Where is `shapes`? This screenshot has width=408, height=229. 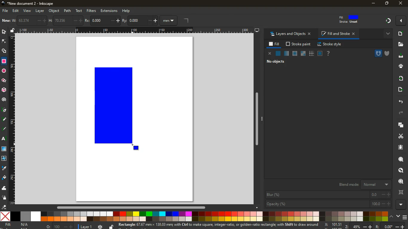 shapes is located at coordinates (4, 52).